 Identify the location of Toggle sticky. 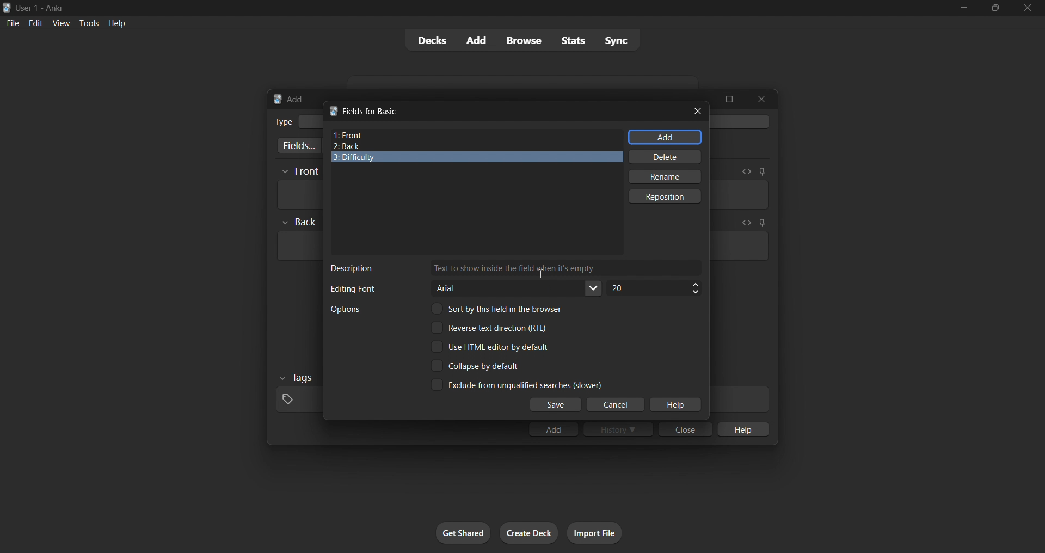
(760, 224).